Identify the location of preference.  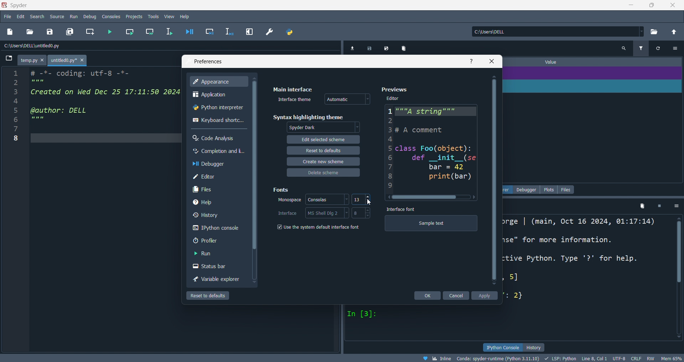
(270, 32).